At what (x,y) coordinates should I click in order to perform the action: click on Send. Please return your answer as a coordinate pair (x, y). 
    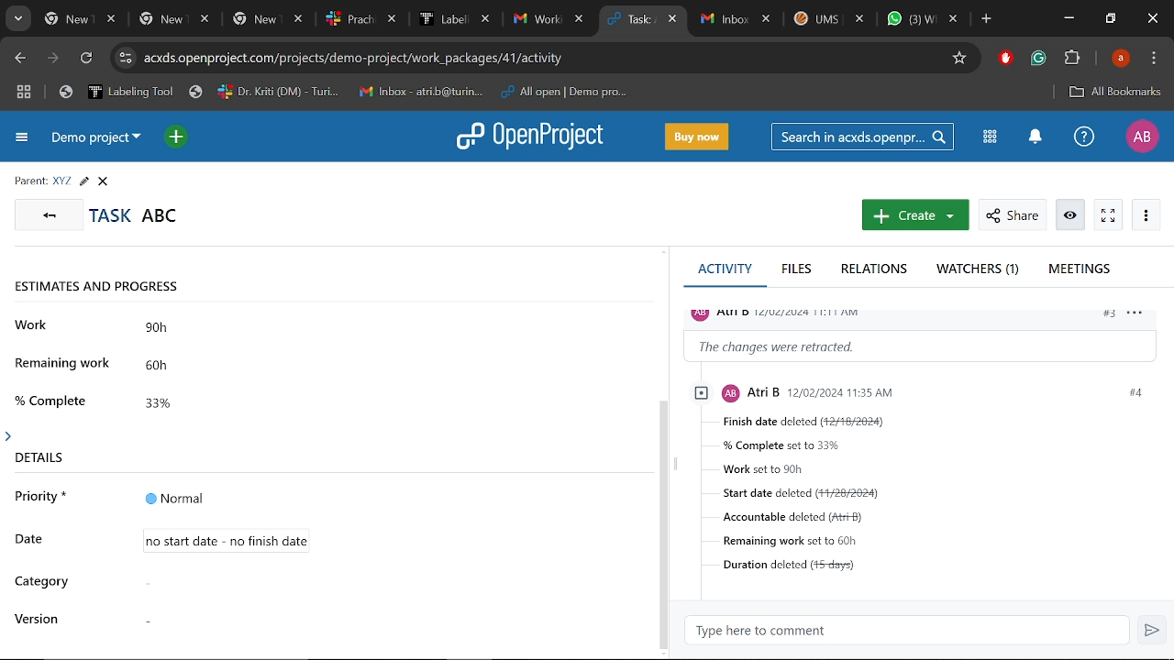
    Looking at the image, I should click on (1151, 630).